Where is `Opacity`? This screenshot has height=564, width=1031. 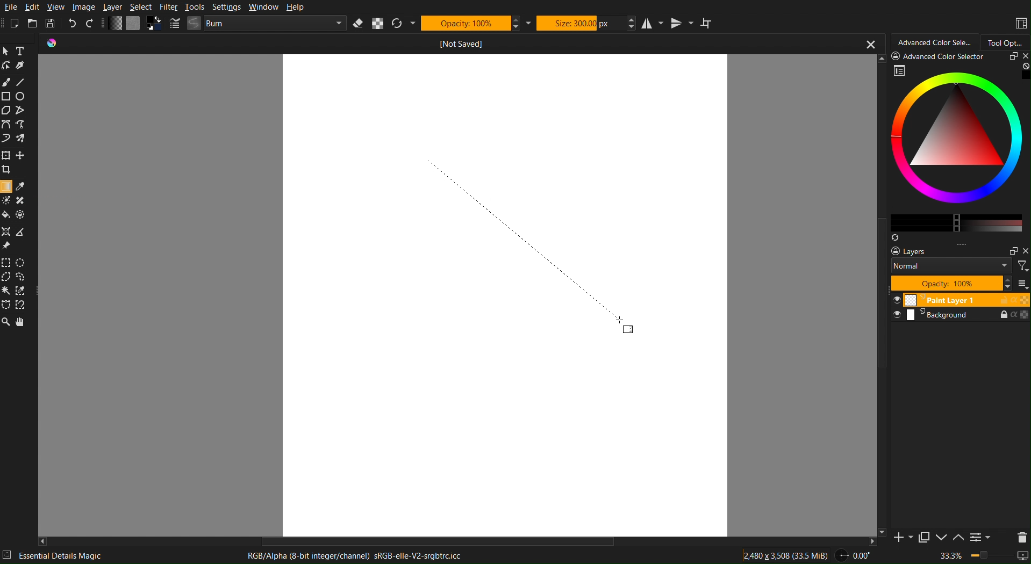
Opacity is located at coordinates (470, 23).